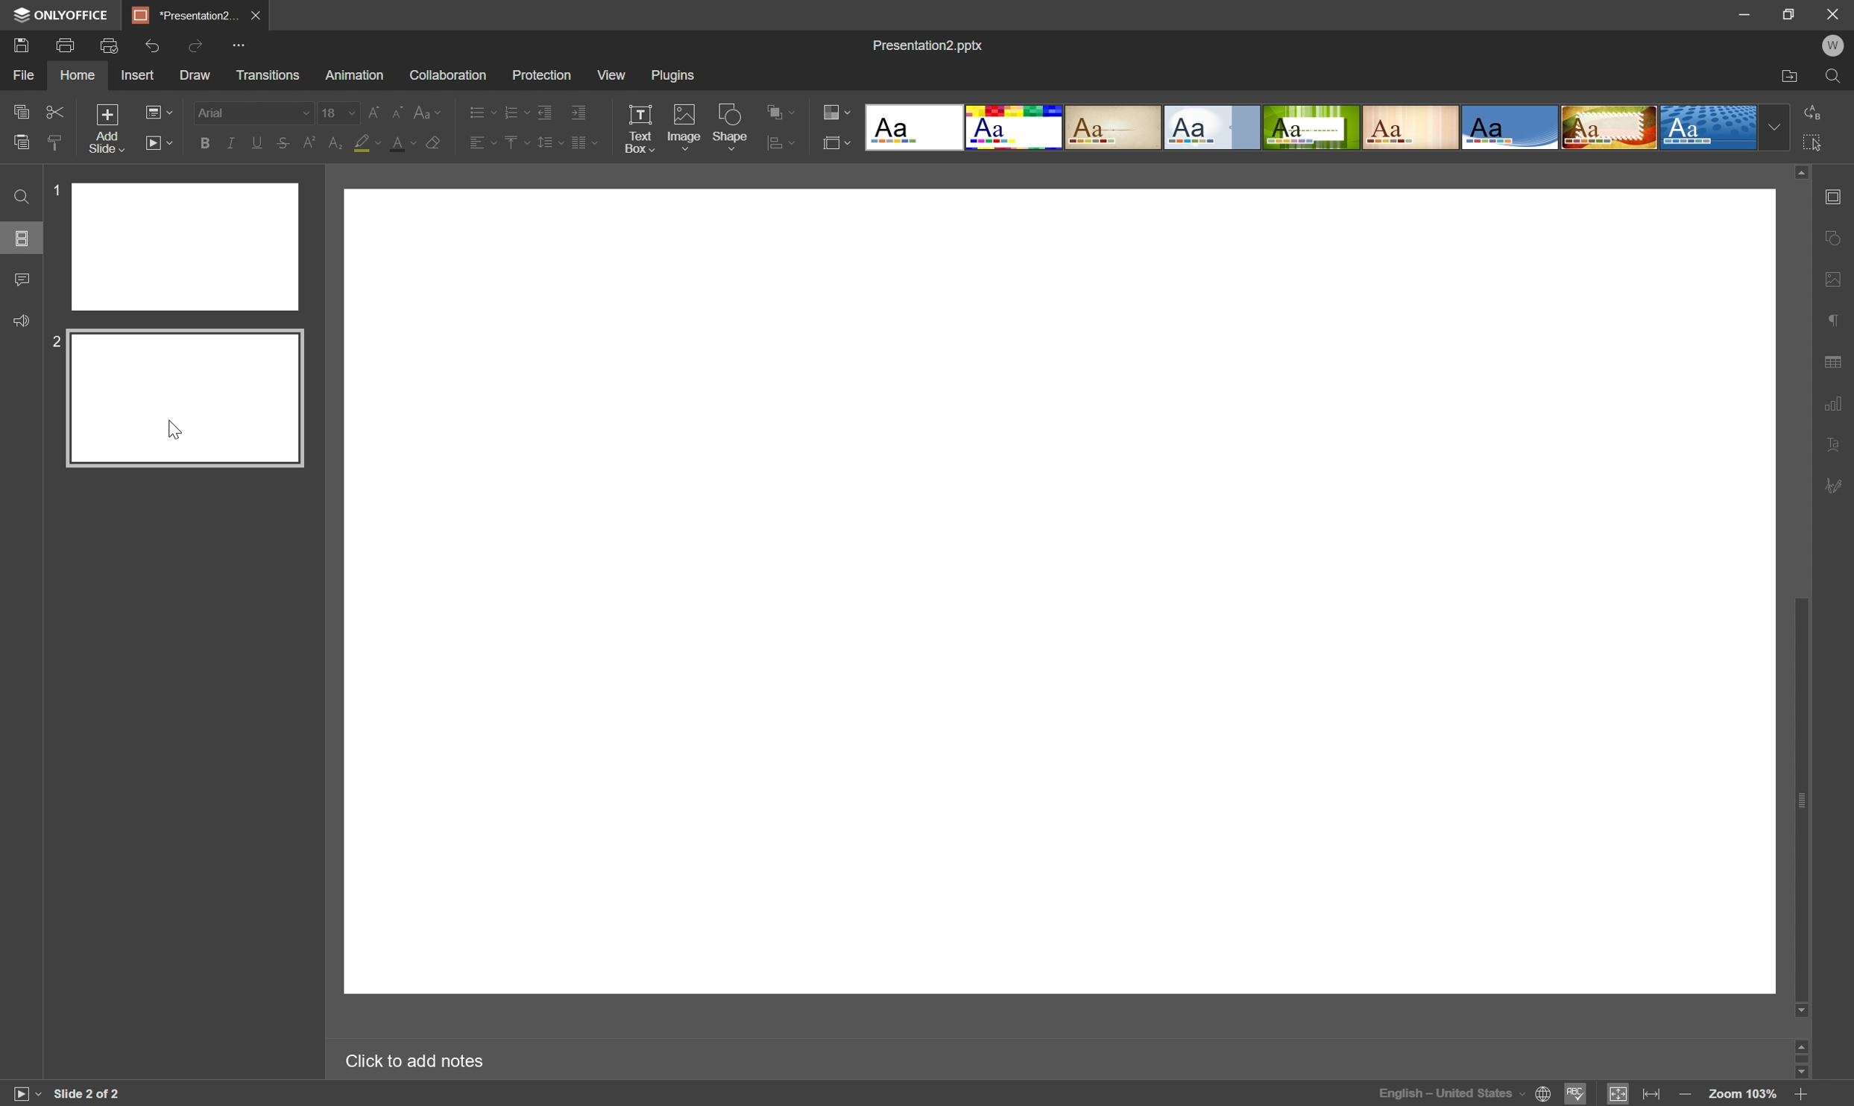 This screenshot has width=1854, height=1106. What do you see at coordinates (251, 113) in the screenshot?
I see `Font` at bounding box center [251, 113].